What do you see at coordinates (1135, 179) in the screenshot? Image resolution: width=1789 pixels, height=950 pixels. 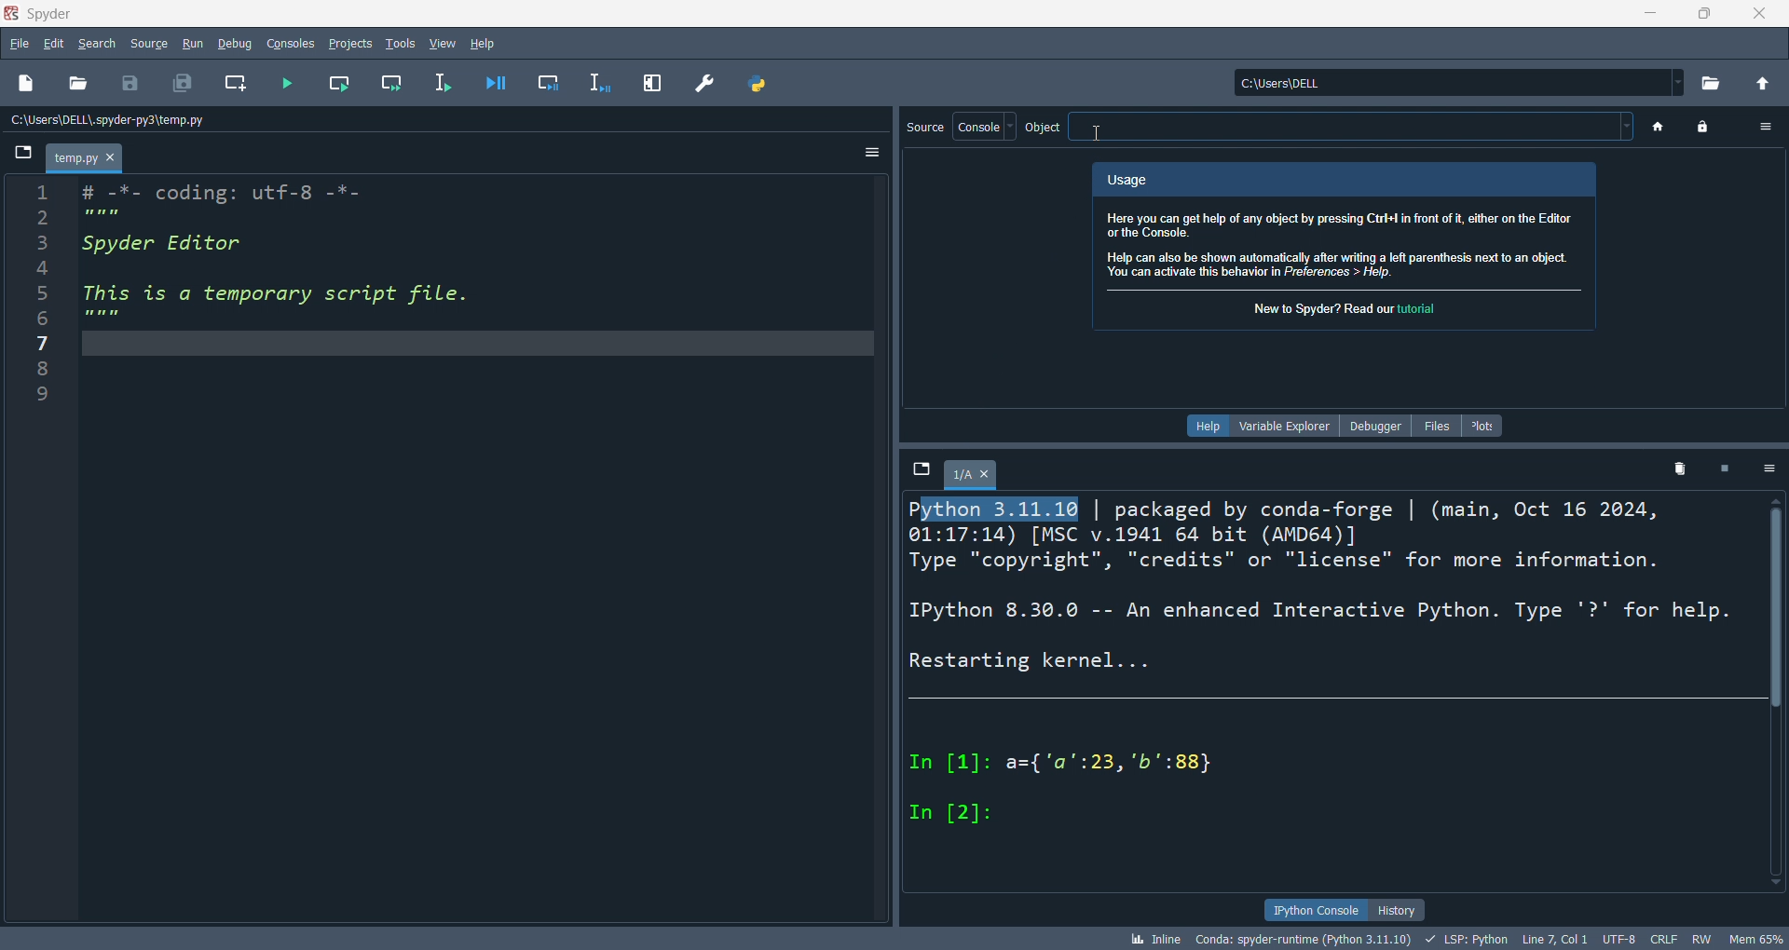 I see `Usage` at bounding box center [1135, 179].